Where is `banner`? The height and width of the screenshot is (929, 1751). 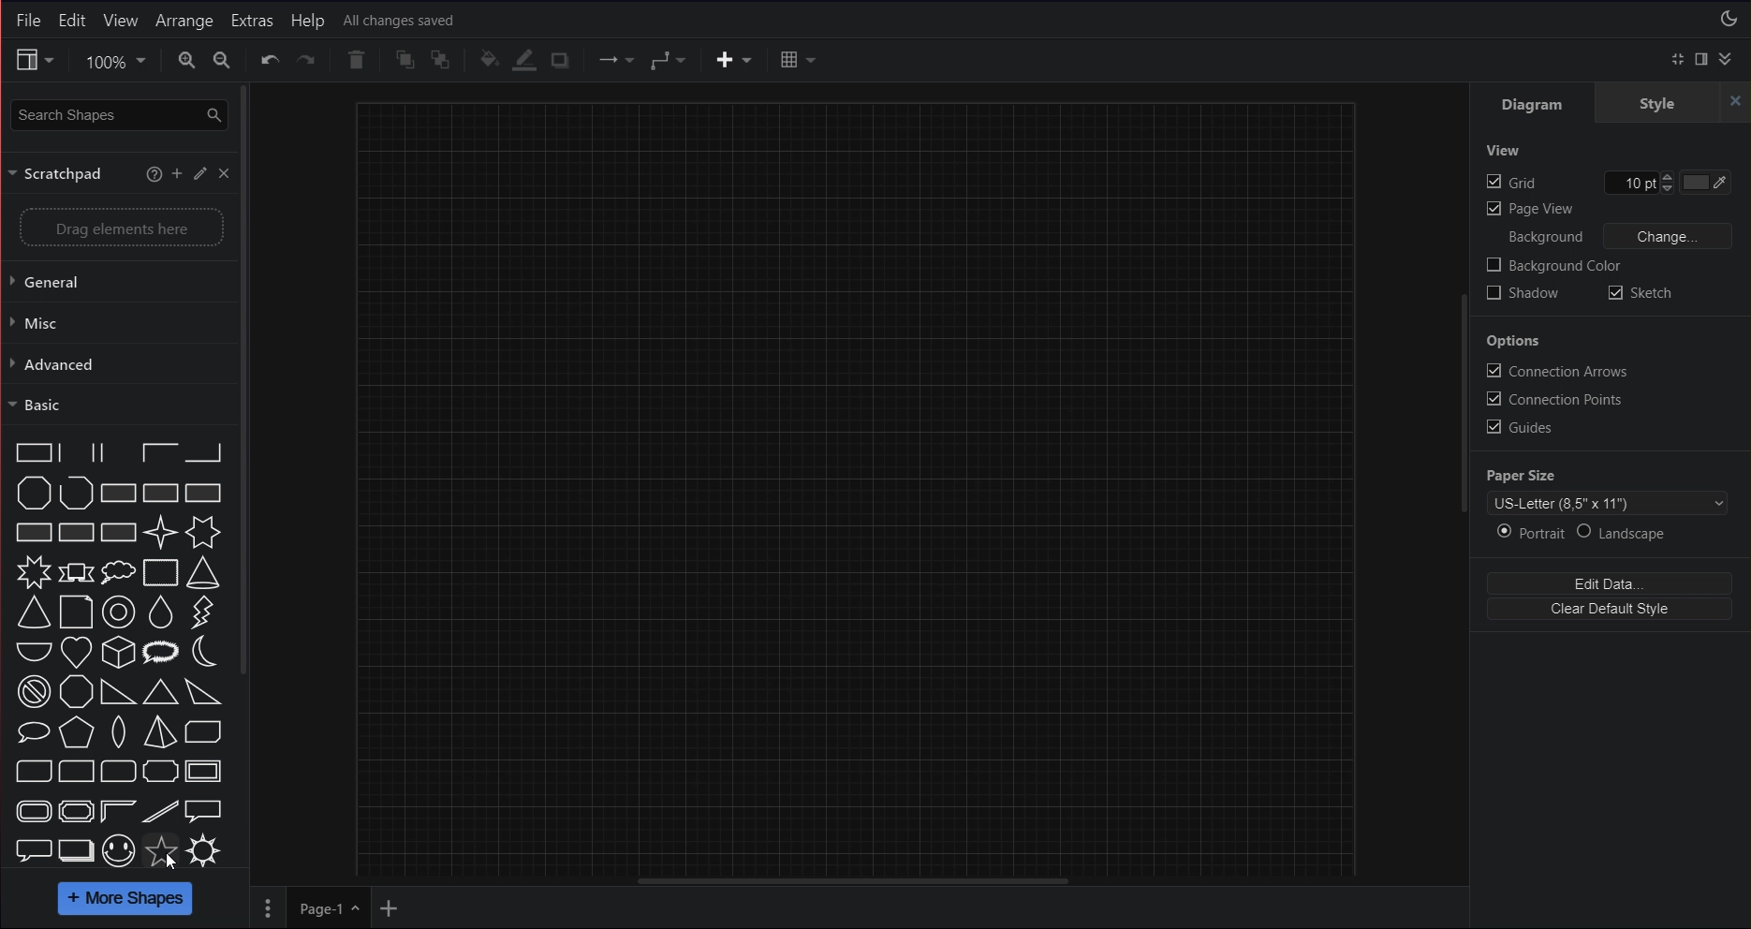
banner is located at coordinates (76, 573).